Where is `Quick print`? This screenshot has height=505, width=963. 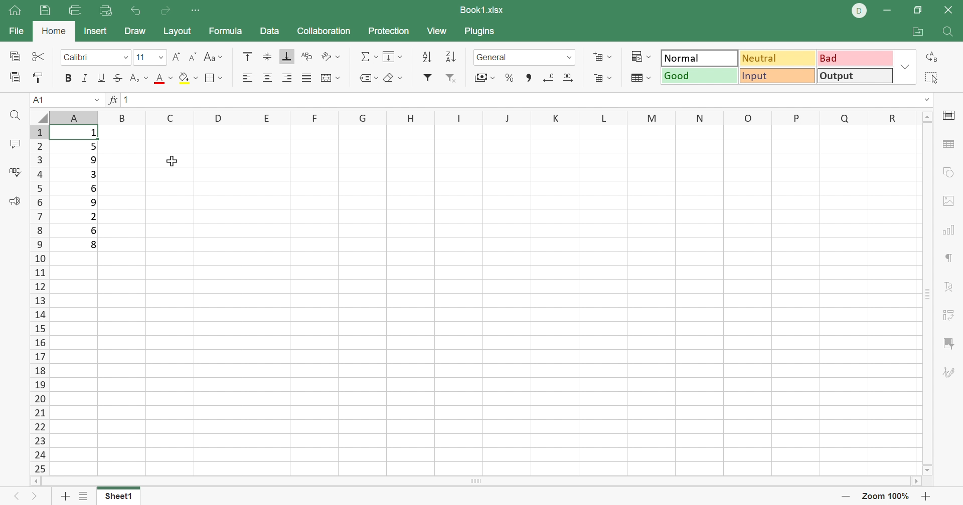 Quick print is located at coordinates (105, 10).